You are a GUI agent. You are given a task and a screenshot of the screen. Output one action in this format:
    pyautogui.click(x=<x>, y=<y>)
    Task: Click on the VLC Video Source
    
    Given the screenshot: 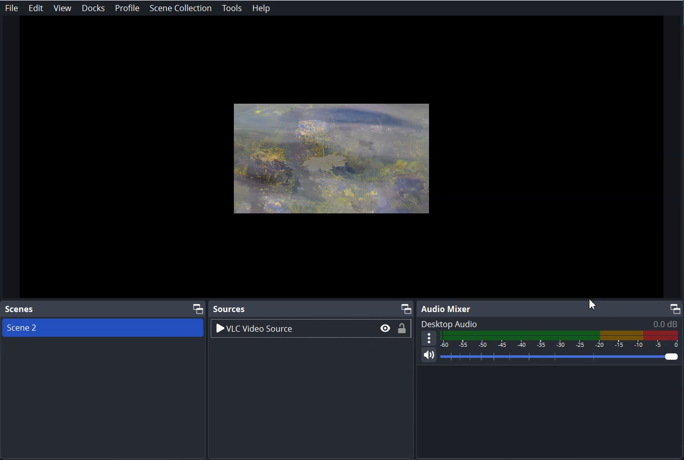 What is the action you would take?
    pyautogui.click(x=275, y=329)
    